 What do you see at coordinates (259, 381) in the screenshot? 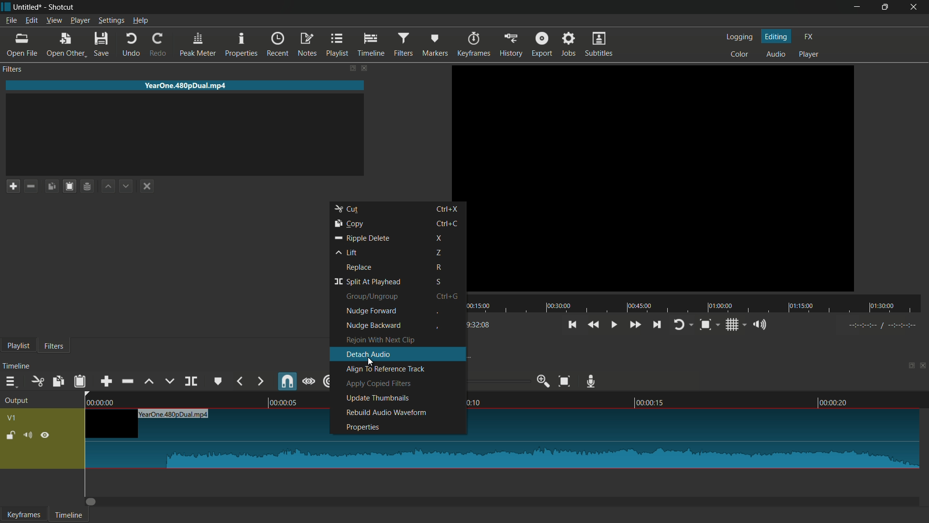
I see `next marker` at bounding box center [259, 381].